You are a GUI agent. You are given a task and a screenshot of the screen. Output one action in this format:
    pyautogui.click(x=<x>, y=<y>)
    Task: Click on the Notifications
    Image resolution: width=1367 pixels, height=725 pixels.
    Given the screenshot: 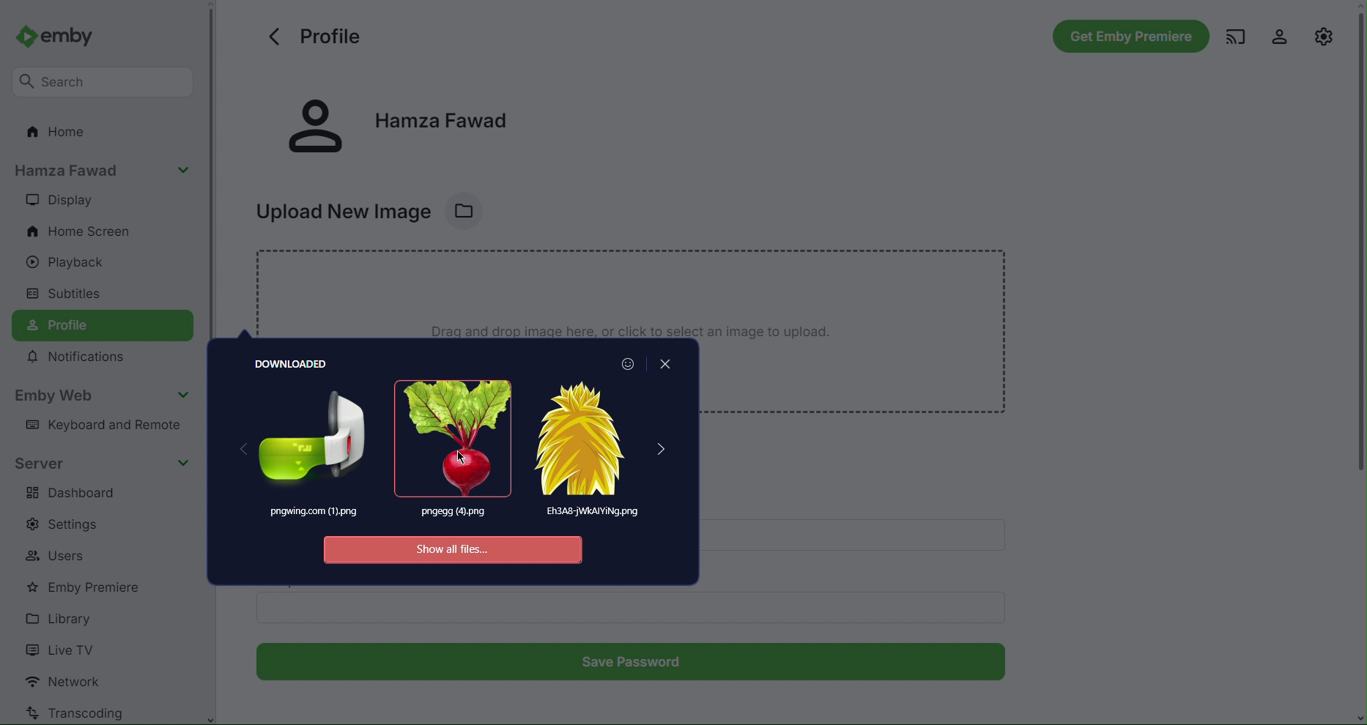 What is the action you would take?
    pyautogui.click(x=82, y=358)
    